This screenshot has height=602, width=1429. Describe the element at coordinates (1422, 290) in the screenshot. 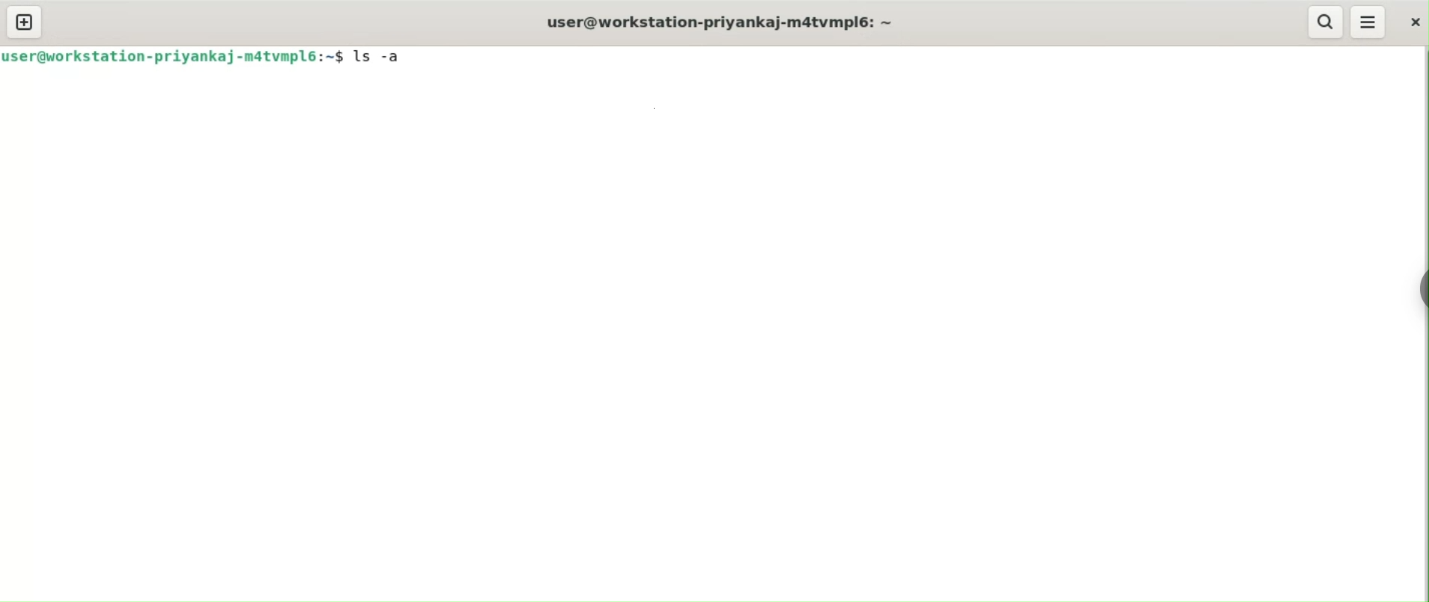

I see `sidebar` at that location.